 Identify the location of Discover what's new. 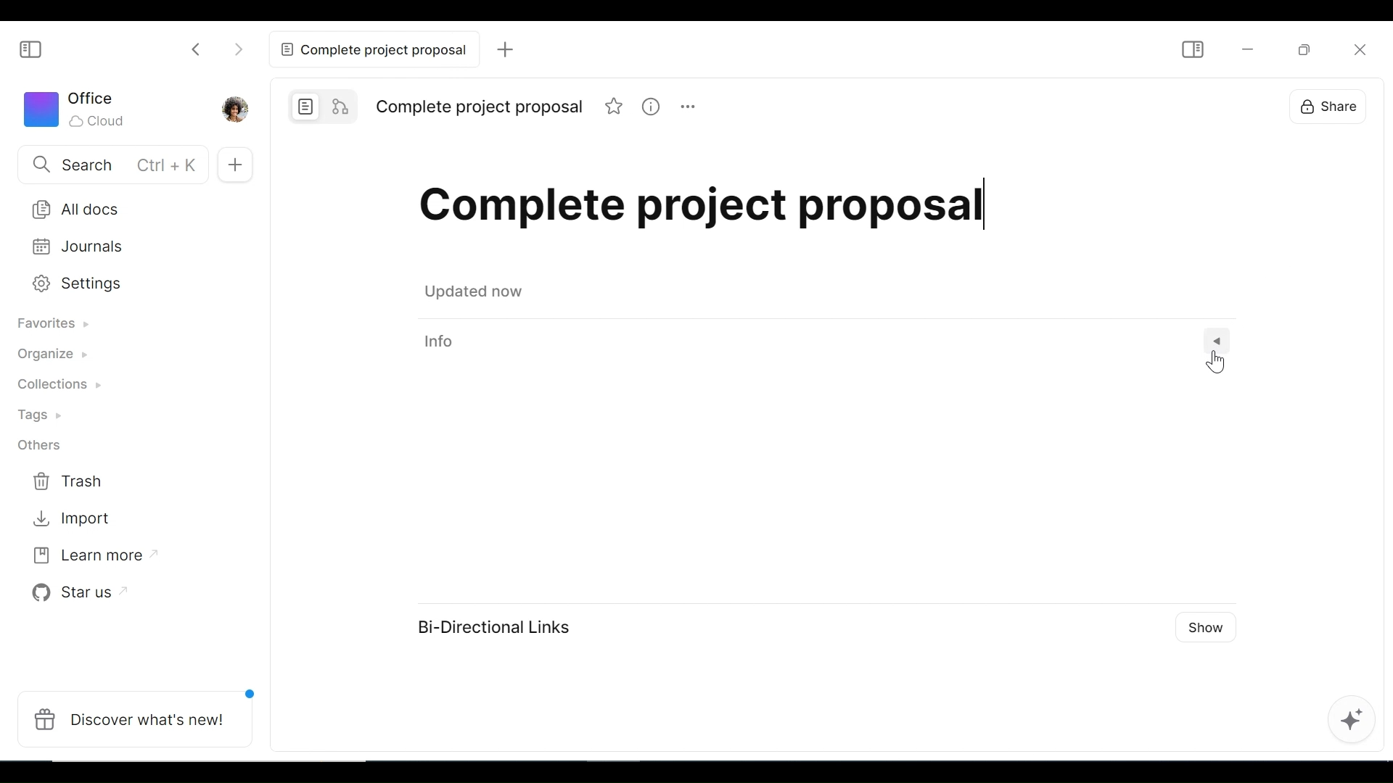
(137, 718).